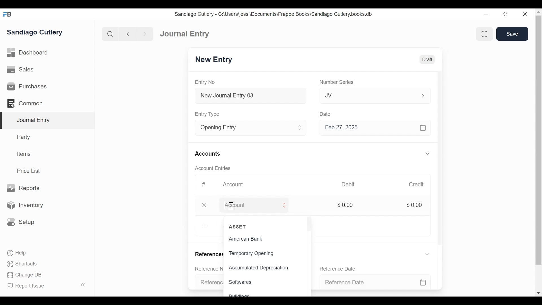 Image resolution: width=542 pixels, height=305 pixels. I want to click on Vertical Scroll bar, so click(441, 164).